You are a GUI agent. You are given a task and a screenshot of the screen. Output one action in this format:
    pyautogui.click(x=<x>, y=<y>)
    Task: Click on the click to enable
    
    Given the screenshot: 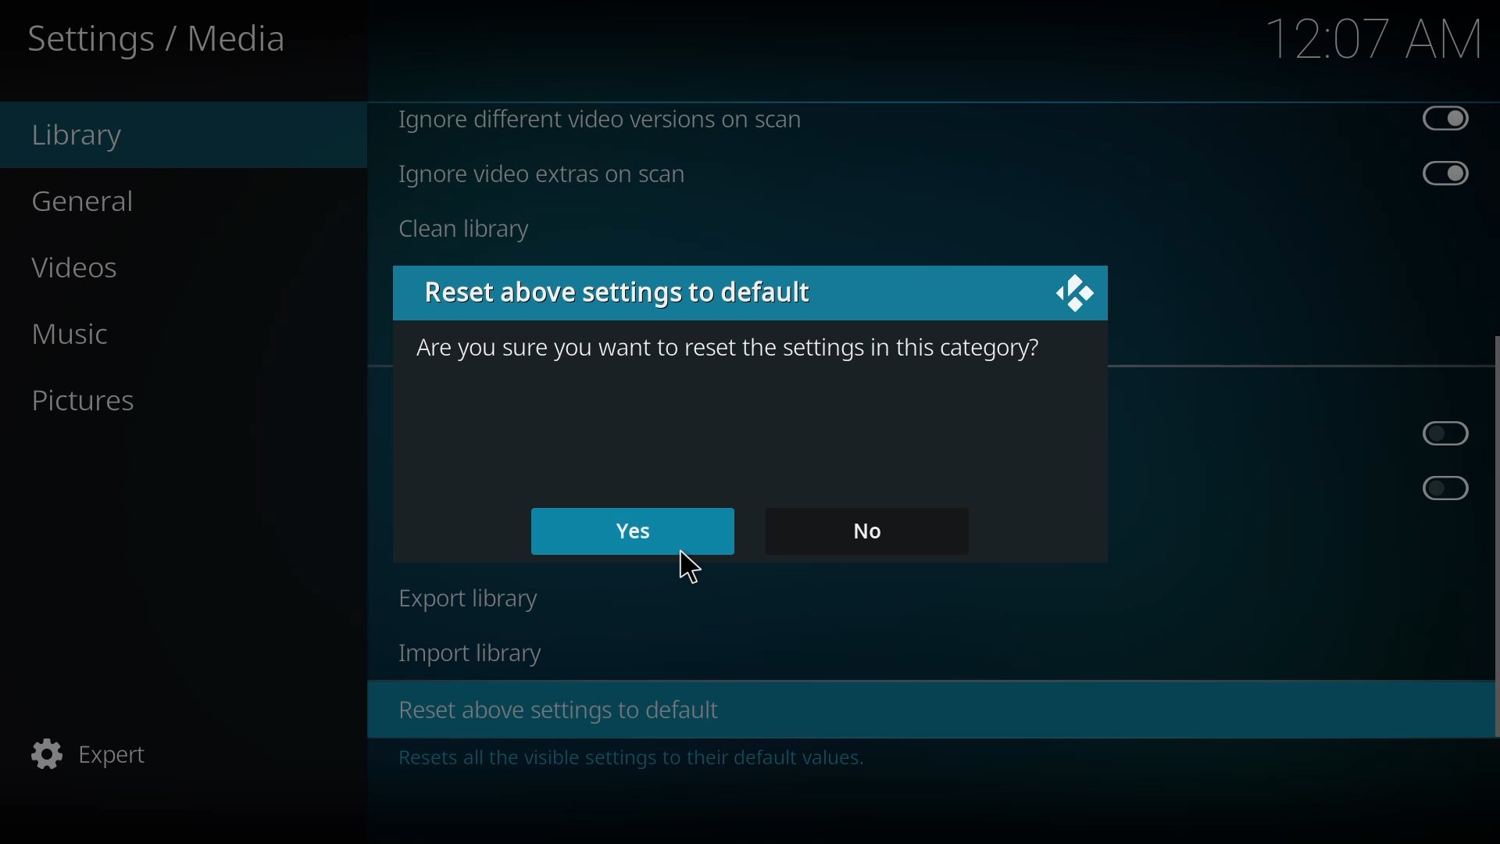 What is the action you would take?
    pyautogui.click(x=1441, y=434)
    